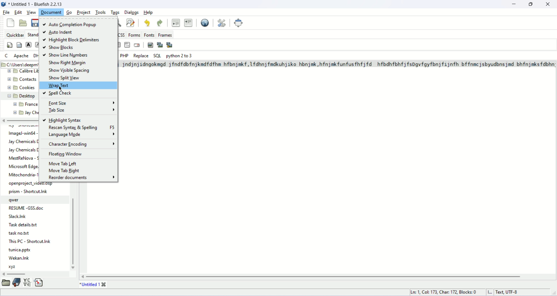 Image resolution: width=557 pixels, height=296 pixels. I want to click on auto completion popup, so click(71, 24).